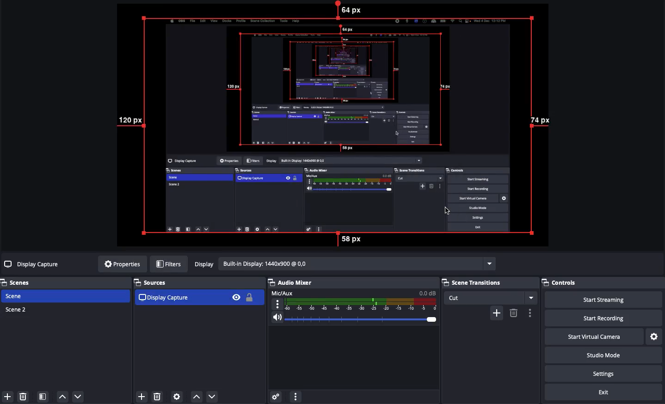  What do you see at coordinates (25, 396) in the screenshot?
I see `Delete` at bounding box center [25, 396].